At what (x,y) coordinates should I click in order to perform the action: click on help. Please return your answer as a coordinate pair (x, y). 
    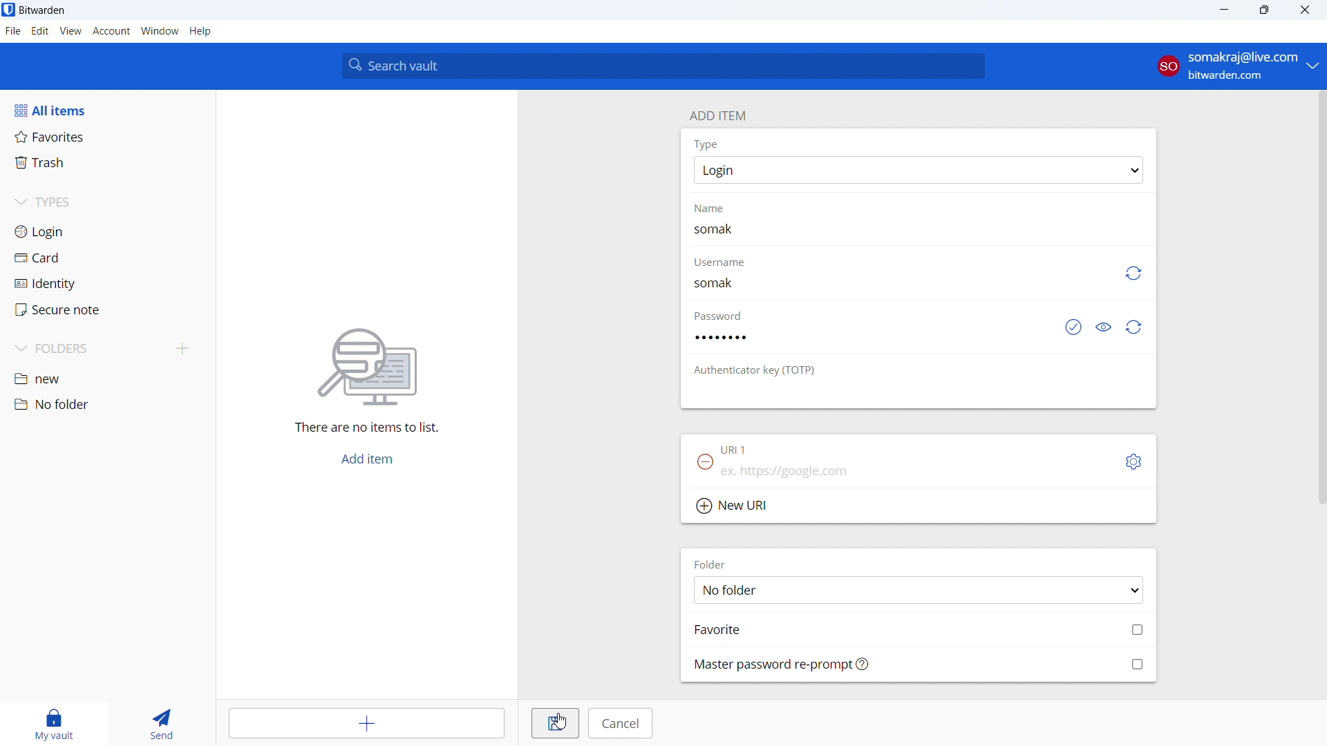
    Looking at the image, I should click on (200, 31).